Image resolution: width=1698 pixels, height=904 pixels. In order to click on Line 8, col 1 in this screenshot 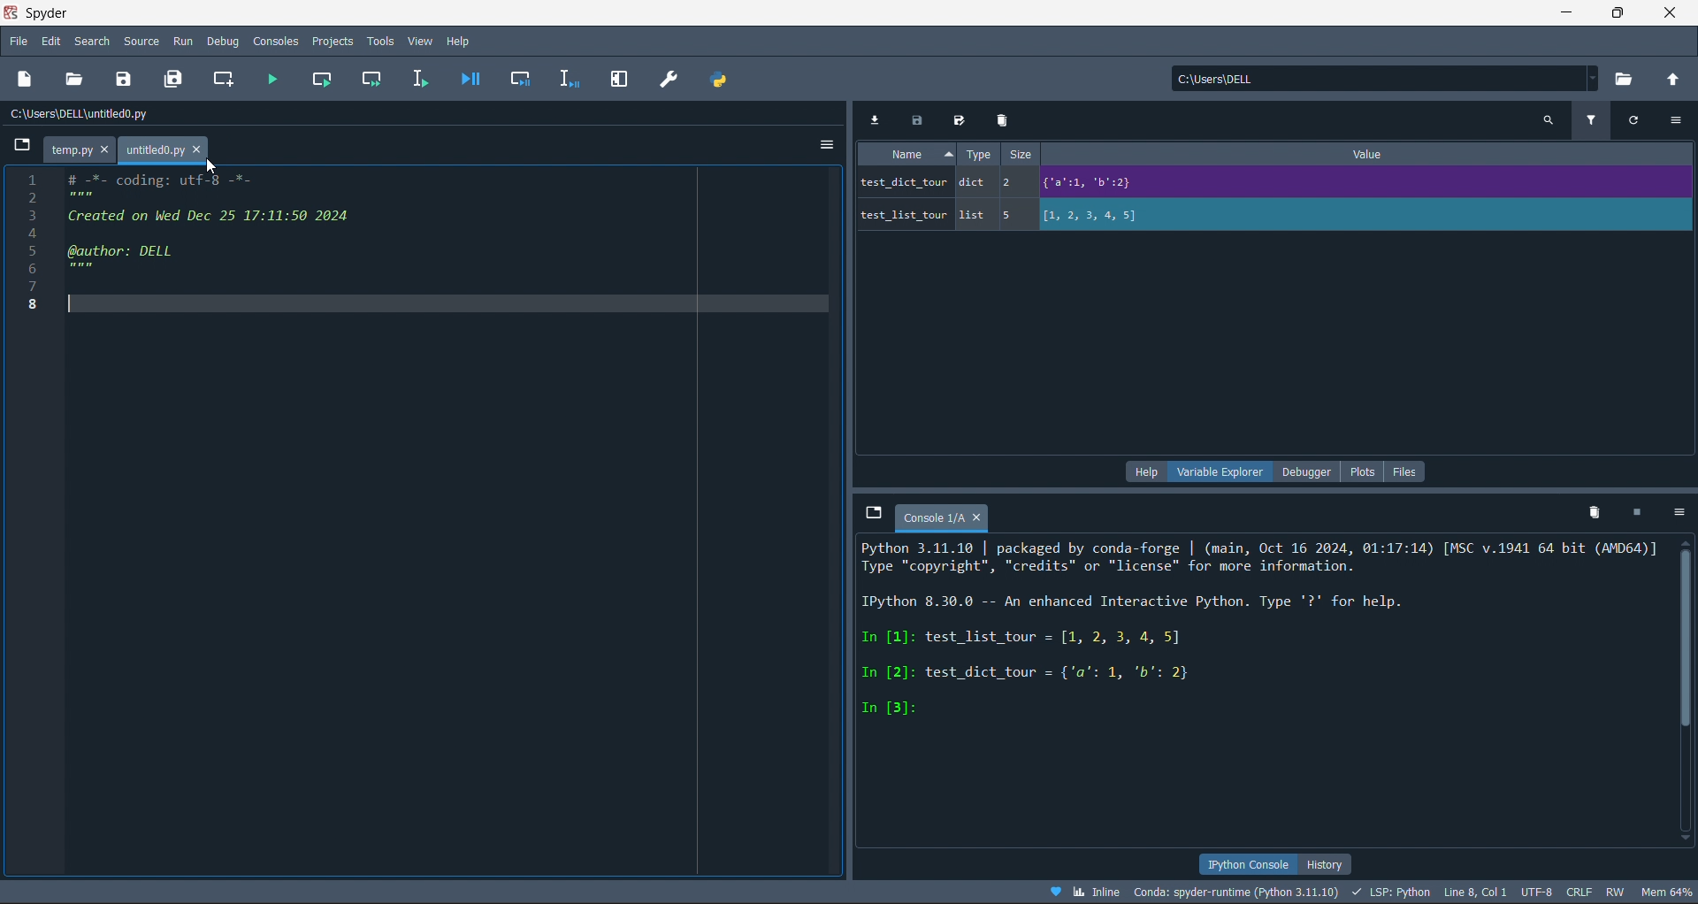, I will do `click(1479, 894)`.